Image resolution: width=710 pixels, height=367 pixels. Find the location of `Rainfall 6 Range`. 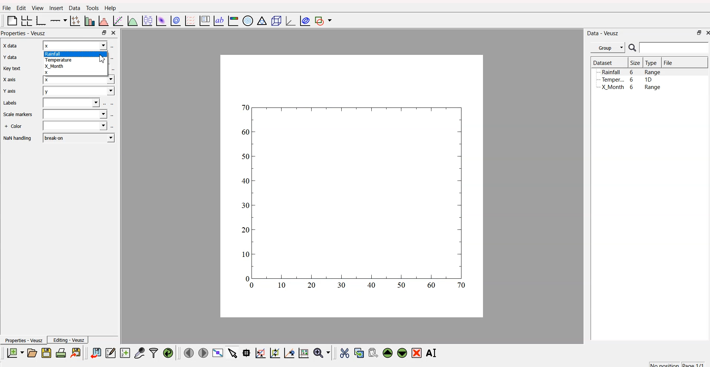

Rainfall 6 Range is located at coordinates (632, 72).